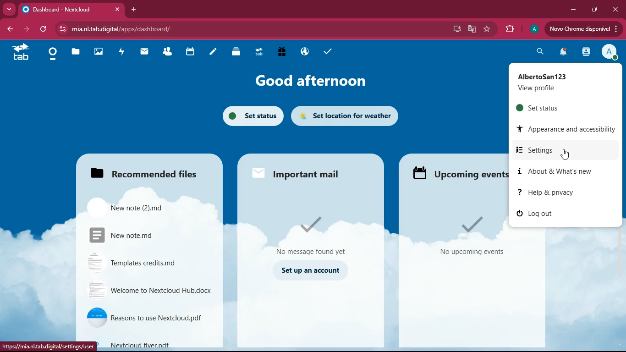 This screenshot has width=626, height=352. I want to click on good afternoon, so click(325, 82).